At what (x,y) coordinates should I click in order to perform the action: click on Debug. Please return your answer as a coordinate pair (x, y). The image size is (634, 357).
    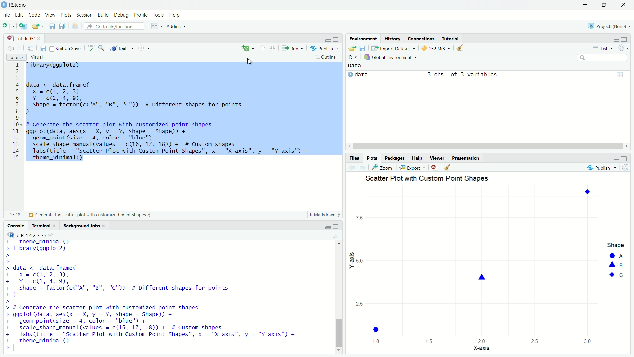
    Looking at the image, I should click on (121, 15).